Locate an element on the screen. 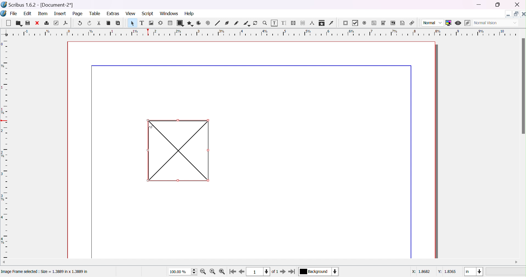  copy item properties is located at coordinates (321, 23).